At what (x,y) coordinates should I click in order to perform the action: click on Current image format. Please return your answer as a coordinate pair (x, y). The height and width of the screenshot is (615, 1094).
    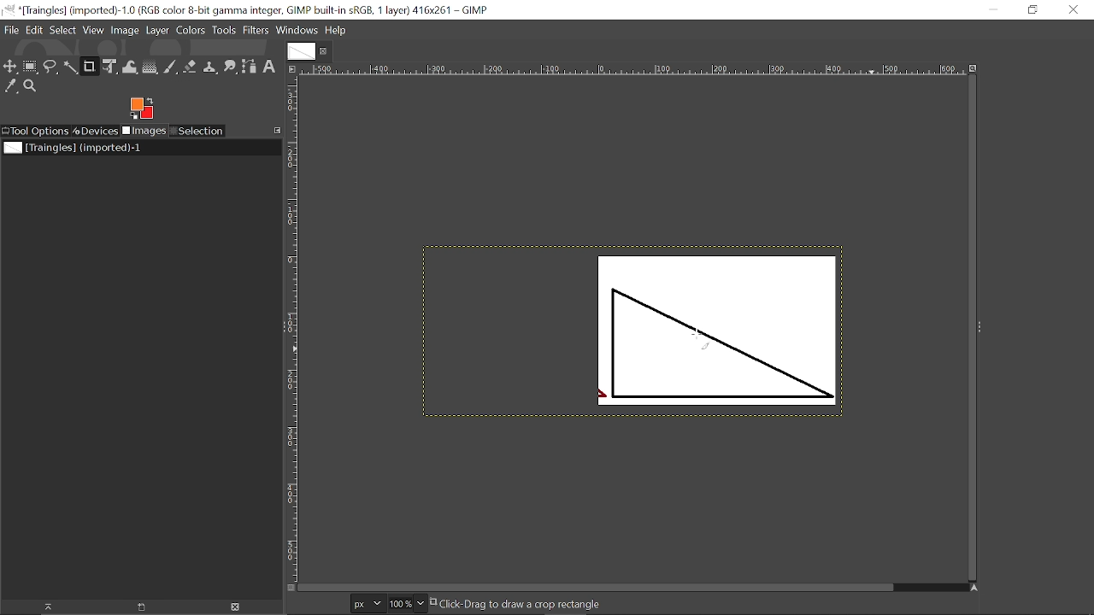
    Looking at the image, I should click on (365, 603).